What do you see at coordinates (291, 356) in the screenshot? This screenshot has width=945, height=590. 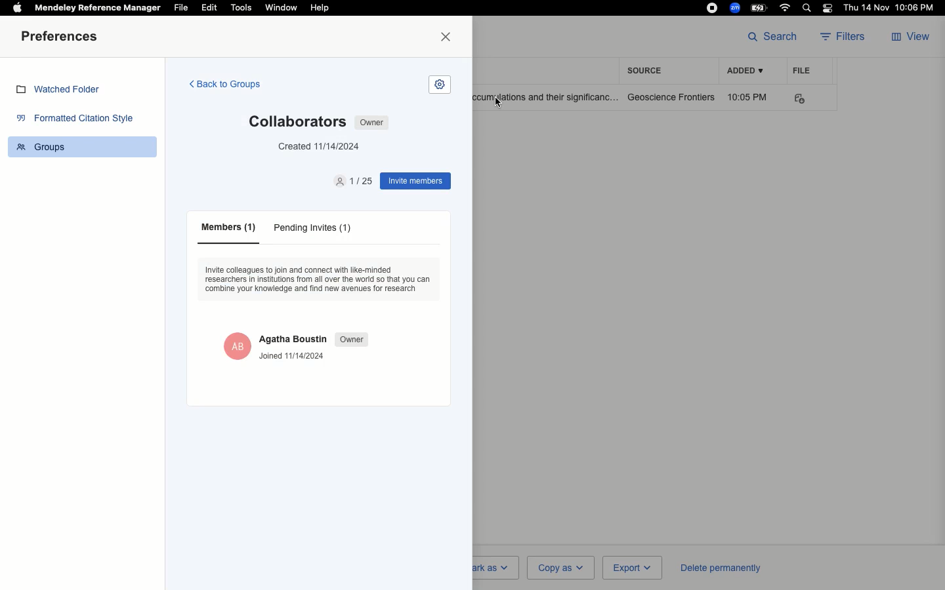 I see `Joined 11/14/2024` at bounding box center [291, 356].